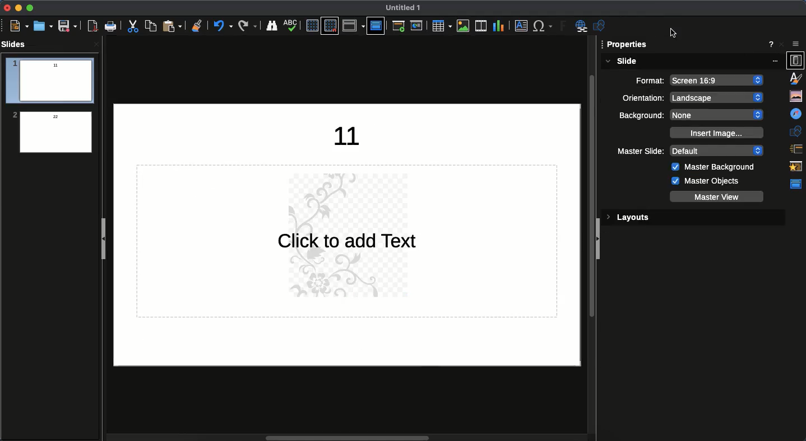 The height and width of the screenshot is (441, 806). What do you see at coordinates (795, 149) in the screenshot?
I see `Slide transition` at bounding box center [795, 149].